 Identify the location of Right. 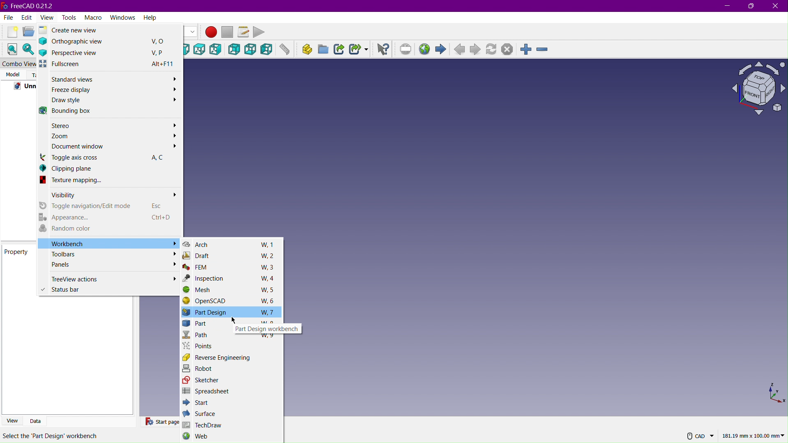
(216, 49).